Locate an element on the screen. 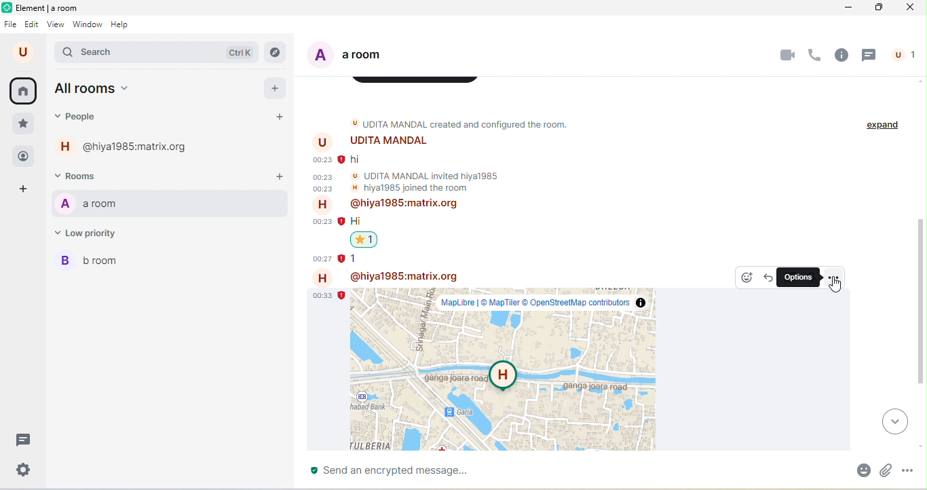  react is located at coordinates (748, 277).